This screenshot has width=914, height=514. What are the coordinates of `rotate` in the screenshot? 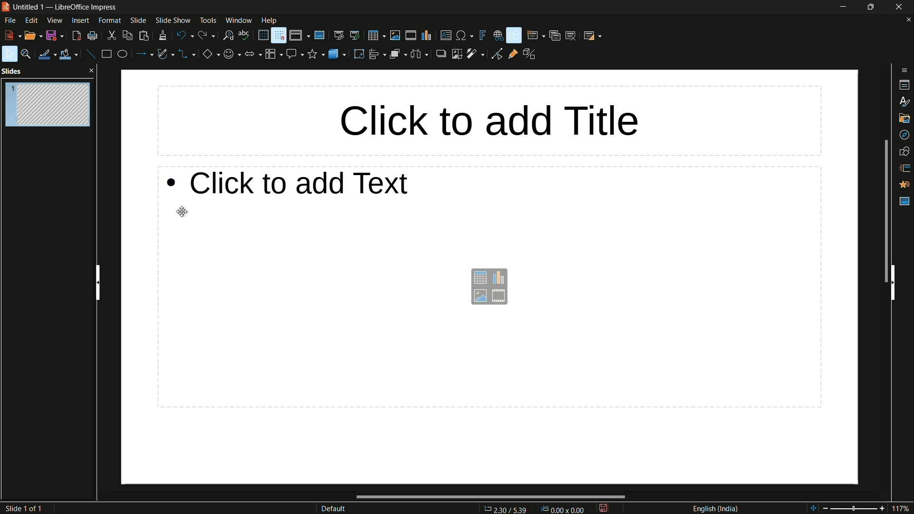 It's located at (359, 54).